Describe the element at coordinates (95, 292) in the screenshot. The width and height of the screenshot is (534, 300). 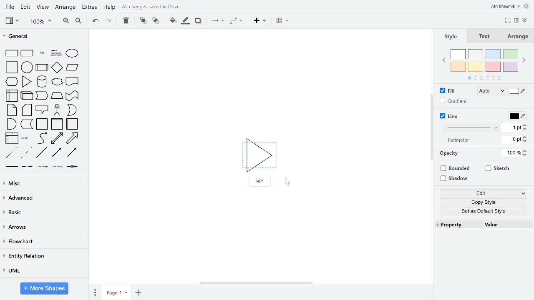
I see `pages` at that location.